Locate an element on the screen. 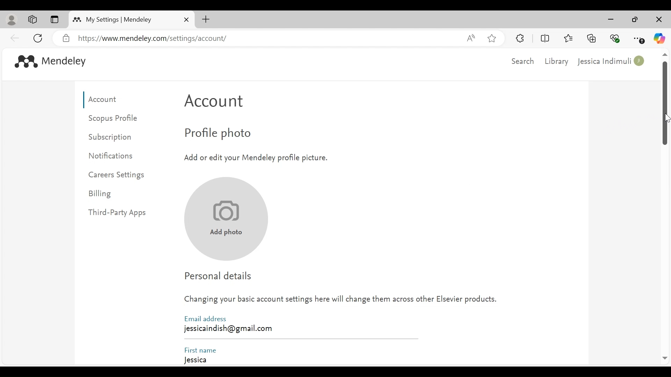  Collections is located at coordinates (592, 38).